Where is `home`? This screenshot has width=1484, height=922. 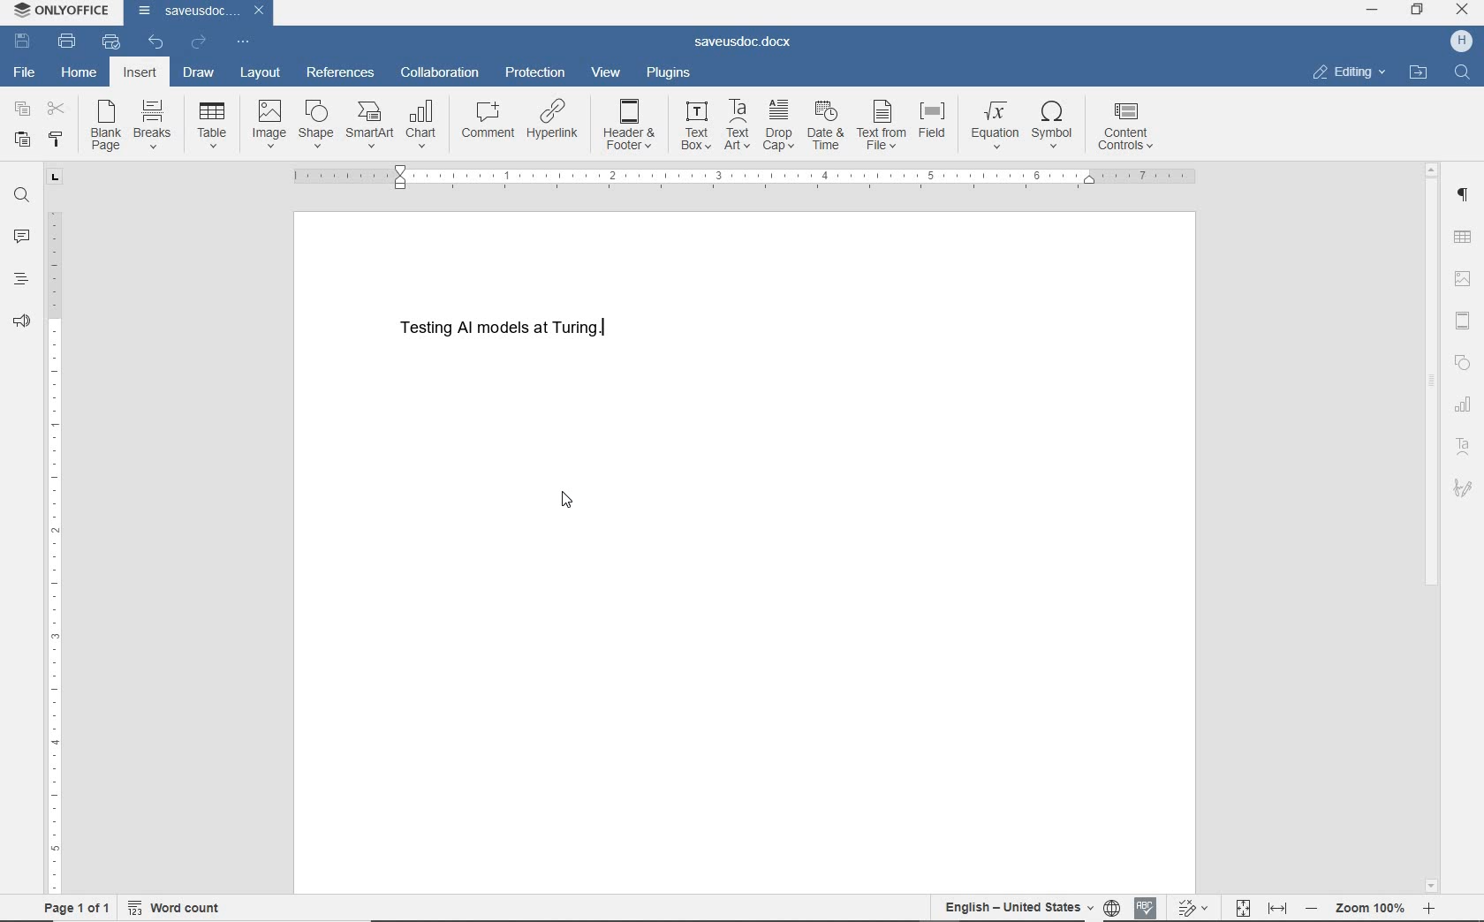 home is located at coordinates (80, 76).